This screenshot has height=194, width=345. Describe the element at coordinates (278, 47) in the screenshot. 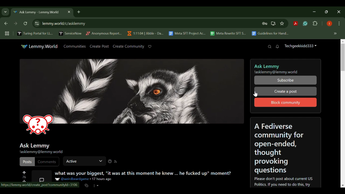

I see `Notifications` at that location.